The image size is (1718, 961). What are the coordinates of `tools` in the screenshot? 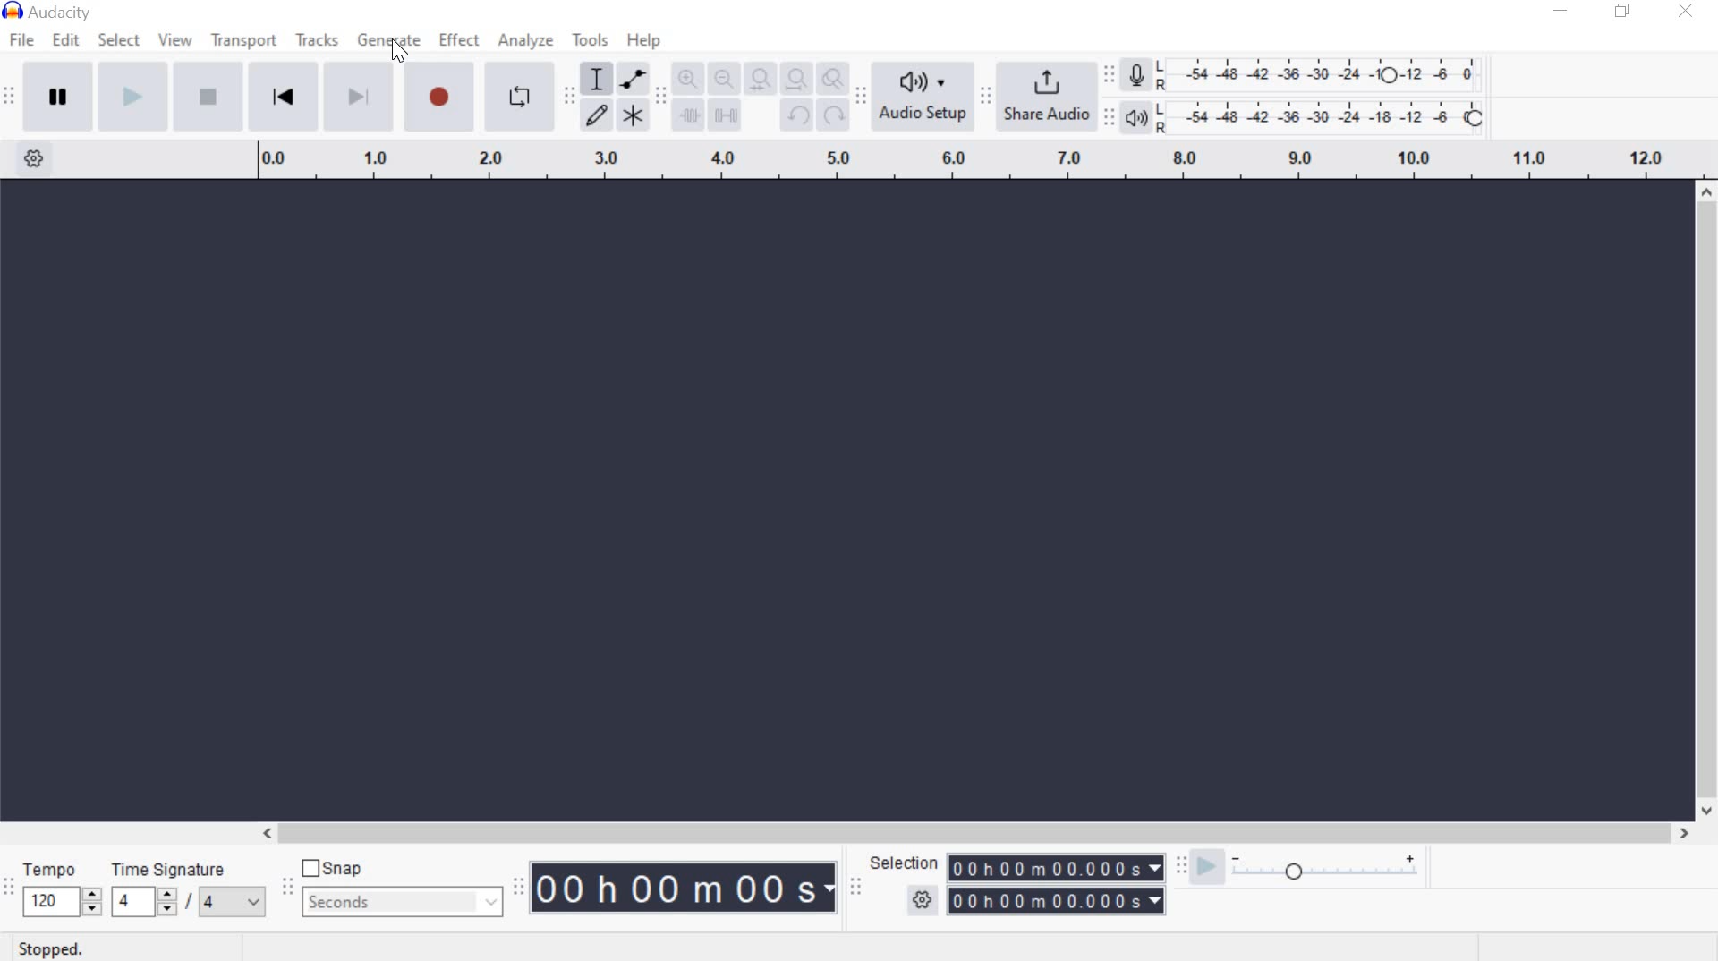 It's located at (591, 43).